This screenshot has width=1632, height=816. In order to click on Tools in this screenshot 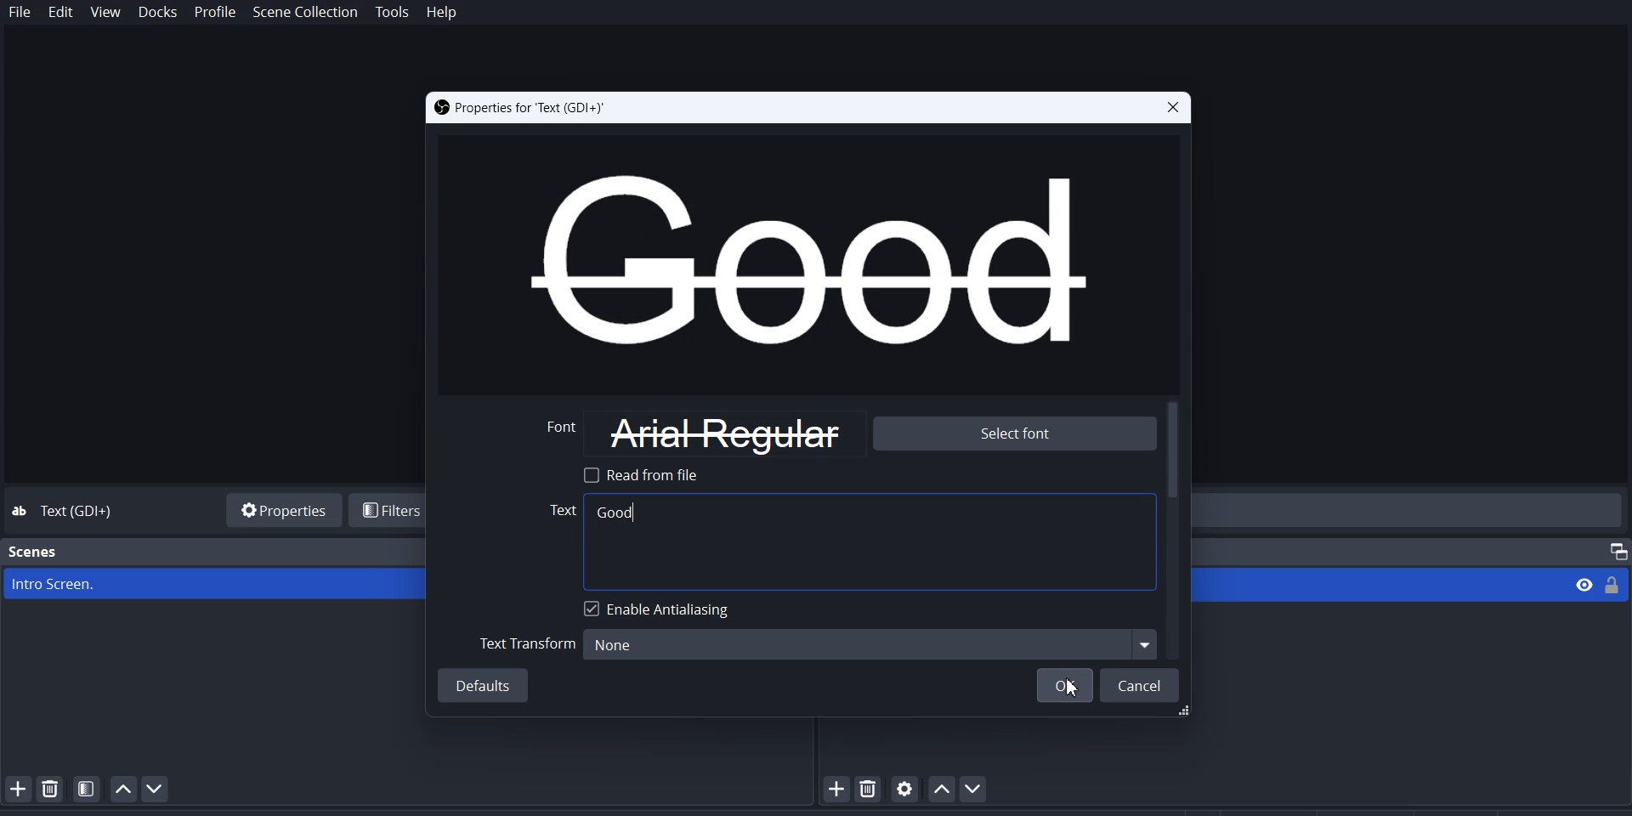, I will do `click(393, 13)`.